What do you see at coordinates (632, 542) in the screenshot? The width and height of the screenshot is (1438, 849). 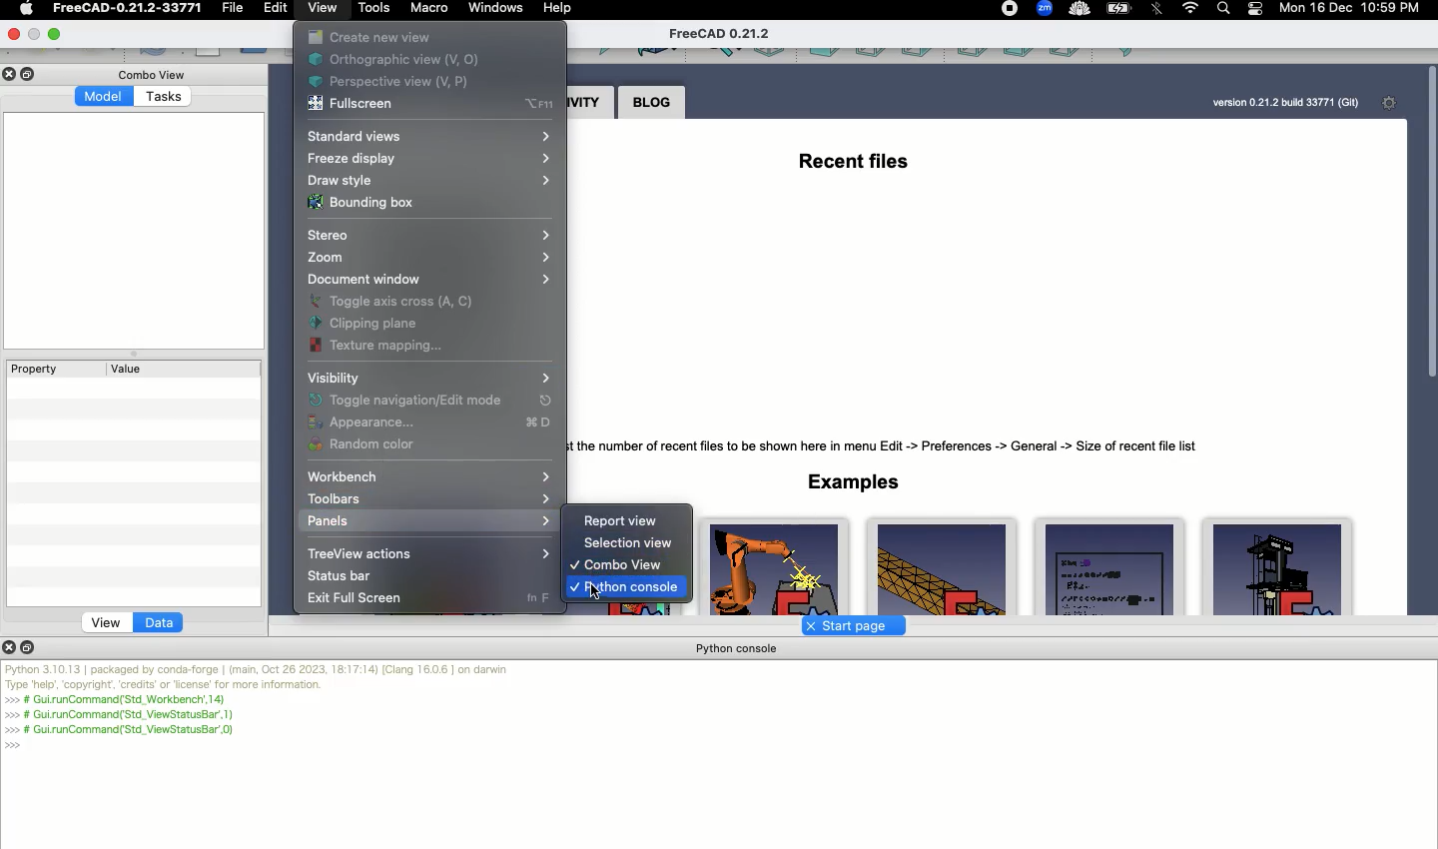 I see `Selection view` at bounding box center [632, 542].